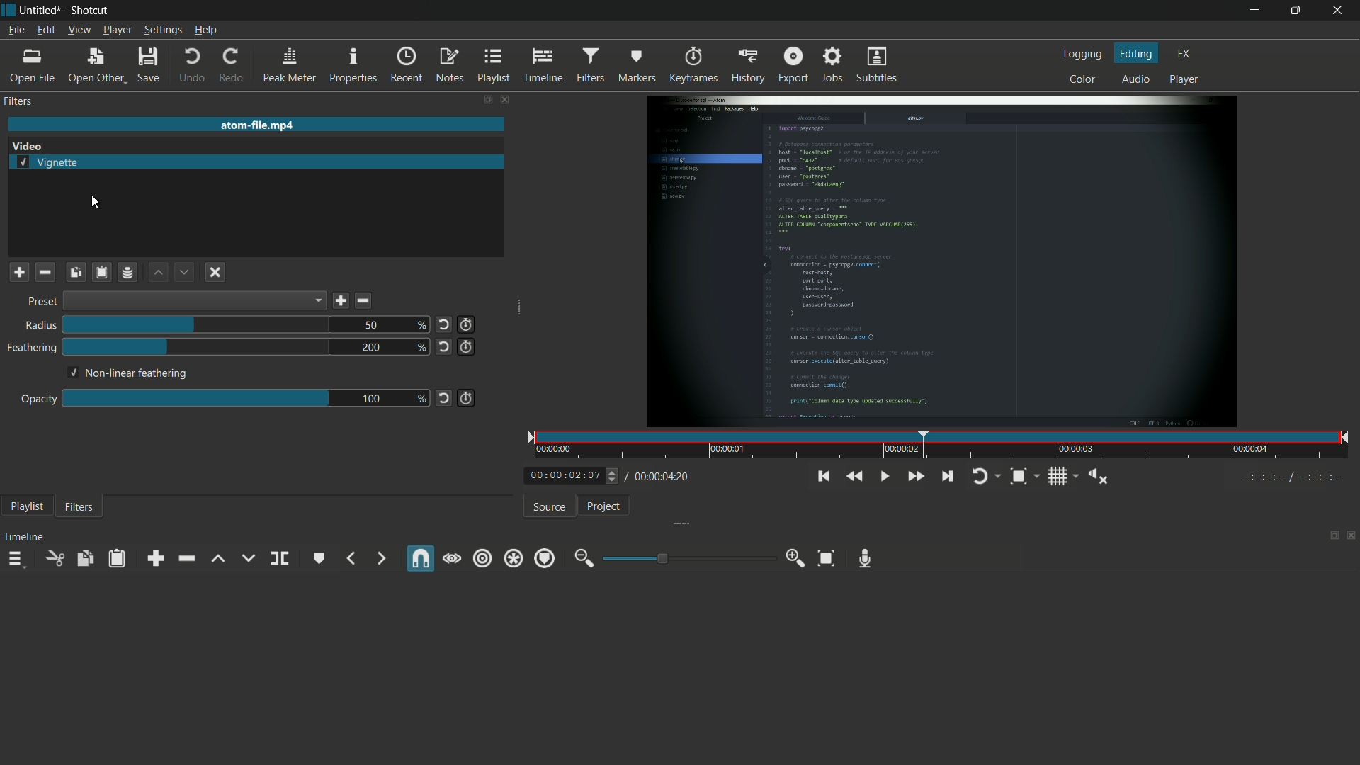  Describe the element at coordinates (604, 506) in the screenshot. I see `project` at that location.